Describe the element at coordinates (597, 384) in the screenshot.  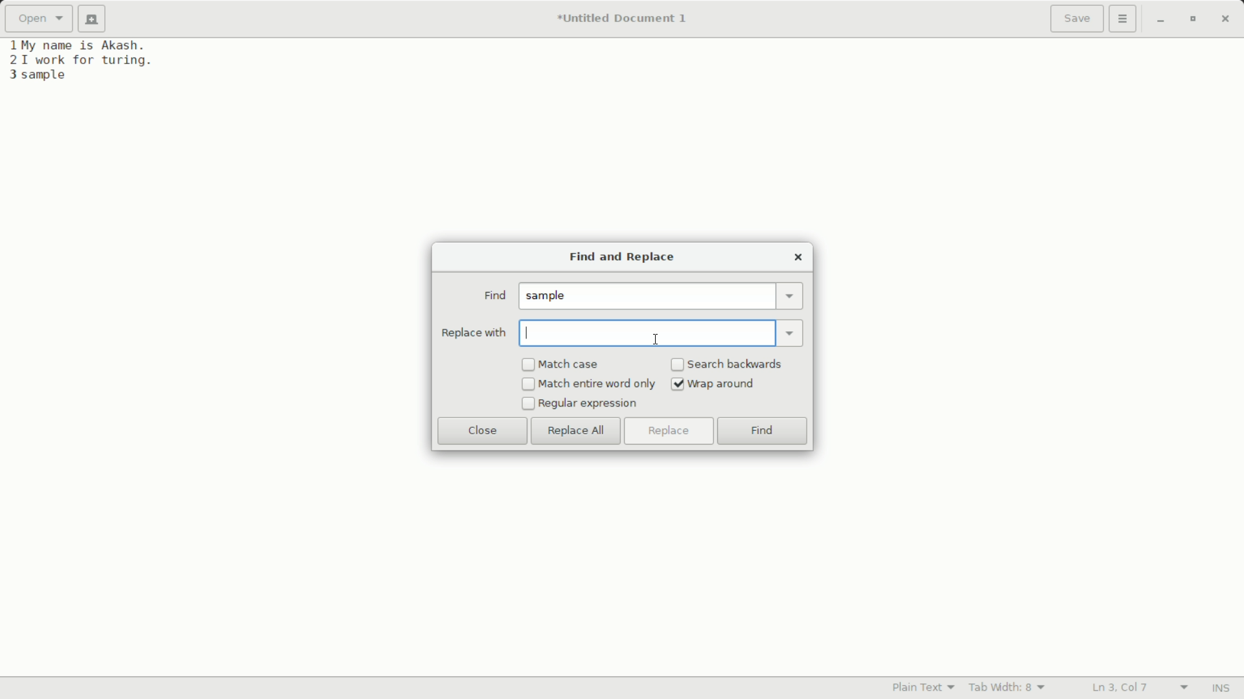
I see `match entire word only` at that location.